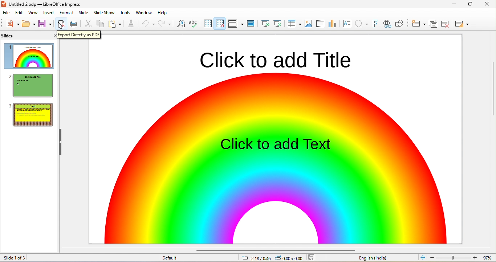 This screenshot has height=262, width=496. I want to click on english, so click(374, 258).